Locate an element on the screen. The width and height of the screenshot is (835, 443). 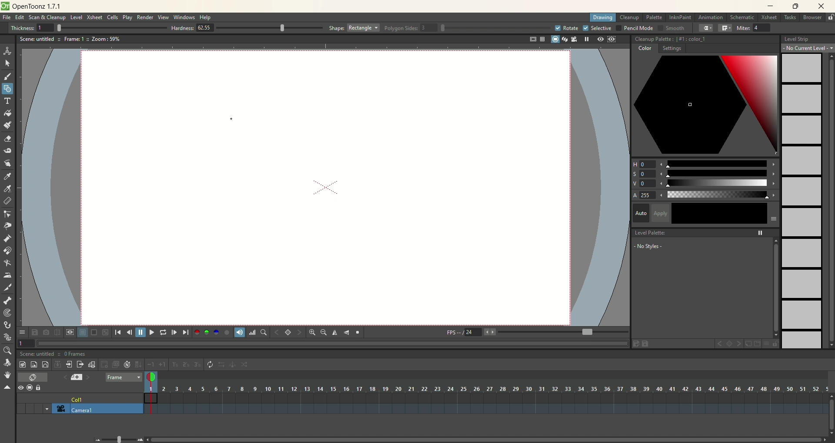
schematic is located at coordinates (743, 17).